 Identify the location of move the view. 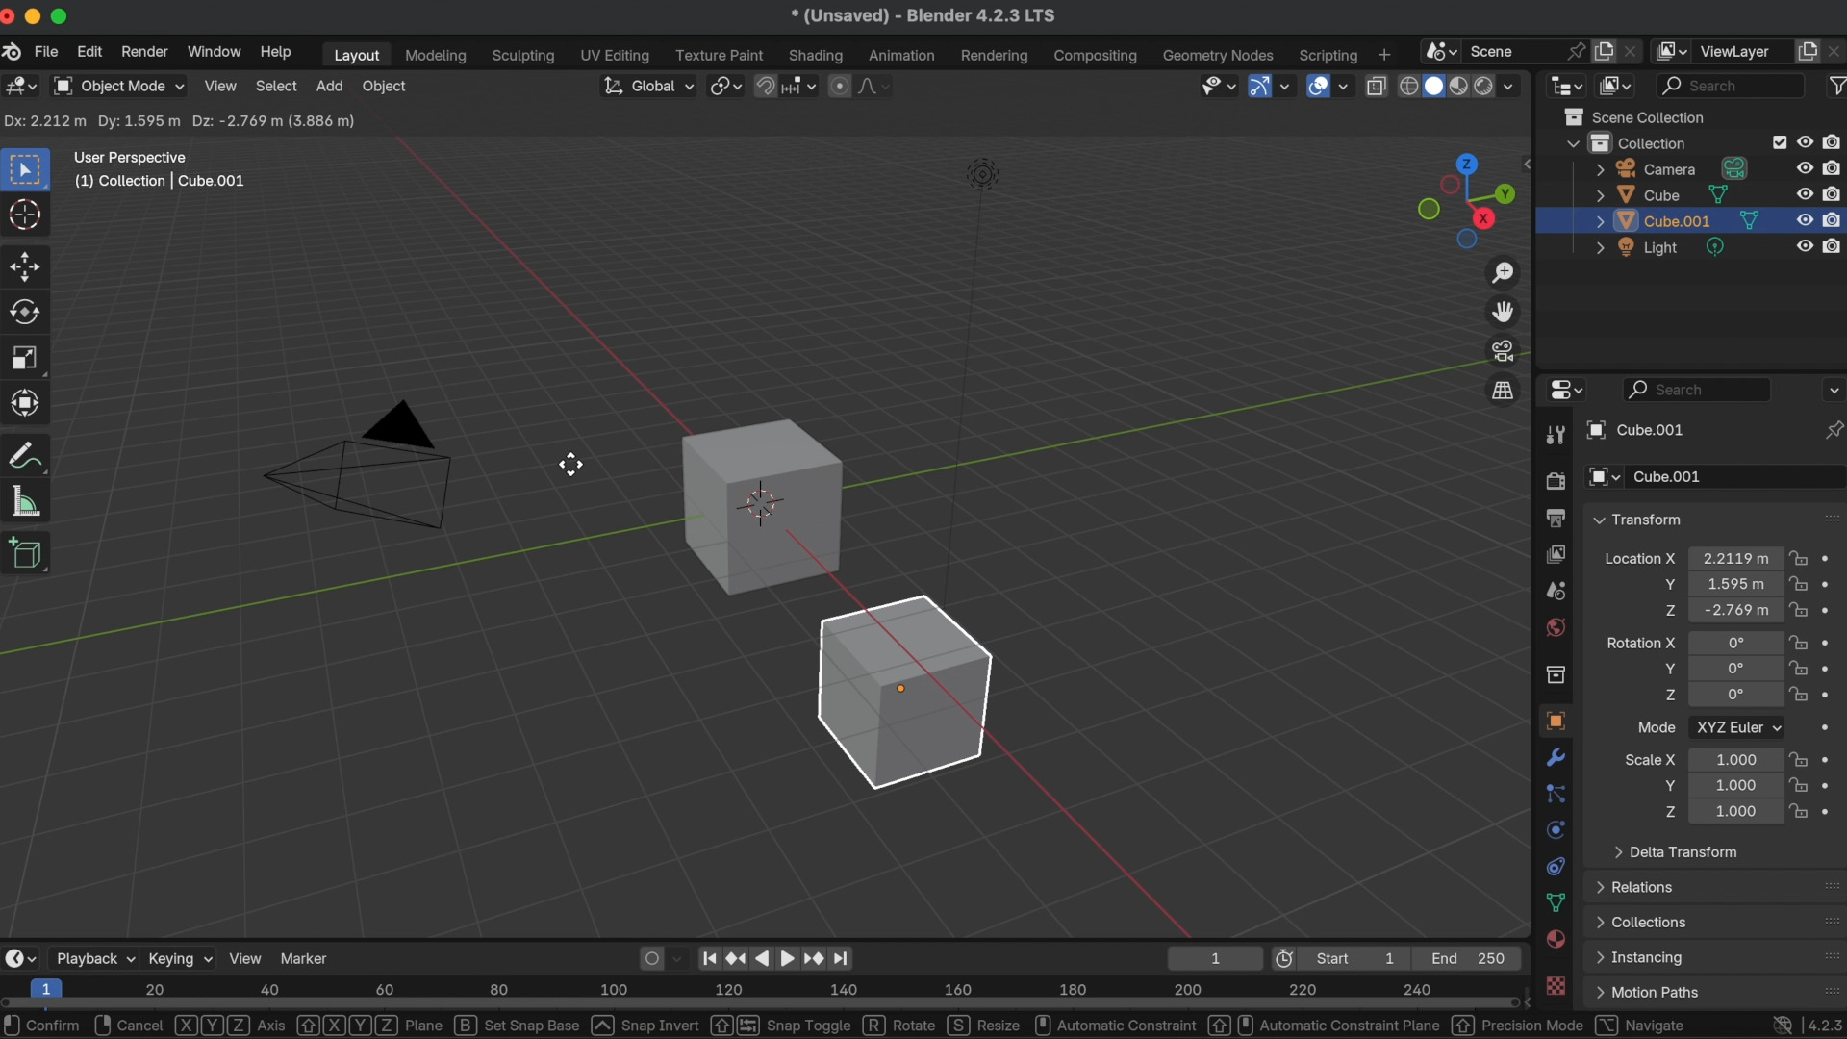
(1505, 311).